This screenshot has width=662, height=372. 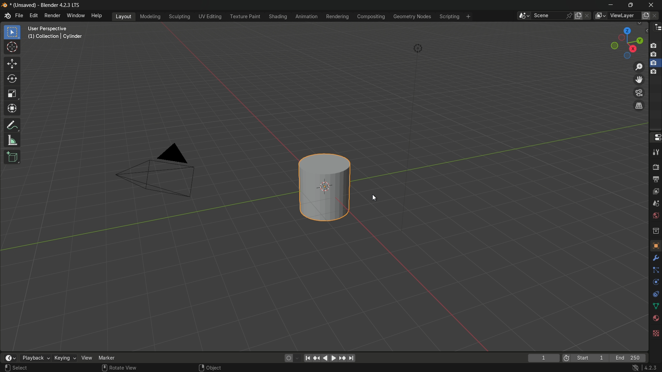 What do you see at coordinates (592, 358) in the screenshot?
I see `Start 1` at bounding box center [592, 358].